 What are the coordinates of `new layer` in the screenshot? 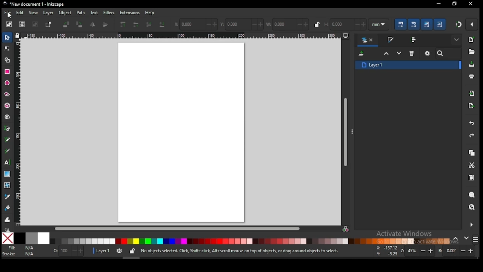 It's located at (362, 54).